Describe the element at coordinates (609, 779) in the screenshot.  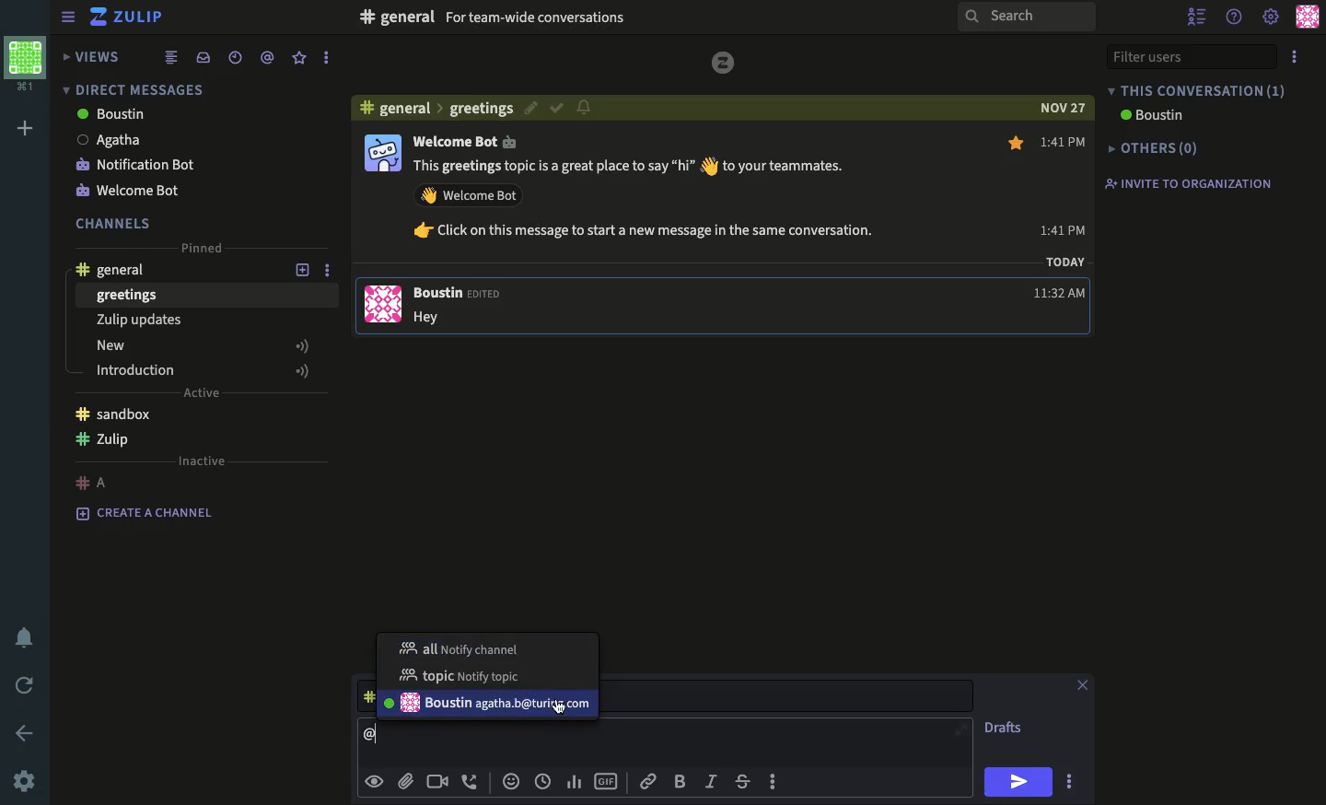
I see `gif` at that location.